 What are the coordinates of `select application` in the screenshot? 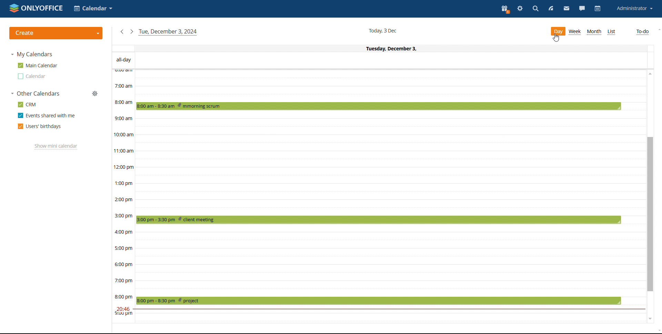 It's located at (92, 8).